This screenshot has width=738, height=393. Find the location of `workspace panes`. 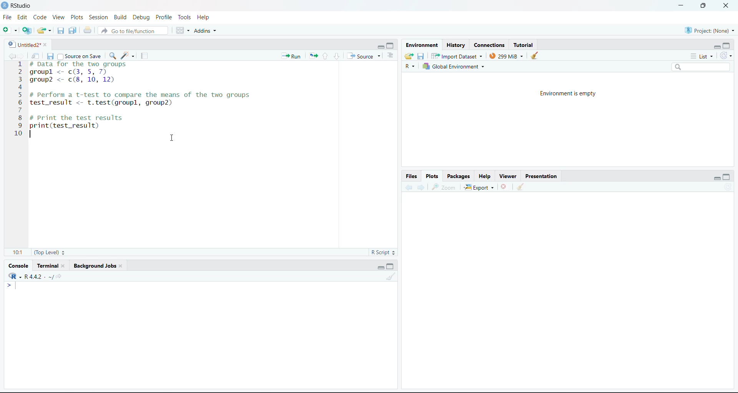

workspace panes is located at coordinates (182, 30).